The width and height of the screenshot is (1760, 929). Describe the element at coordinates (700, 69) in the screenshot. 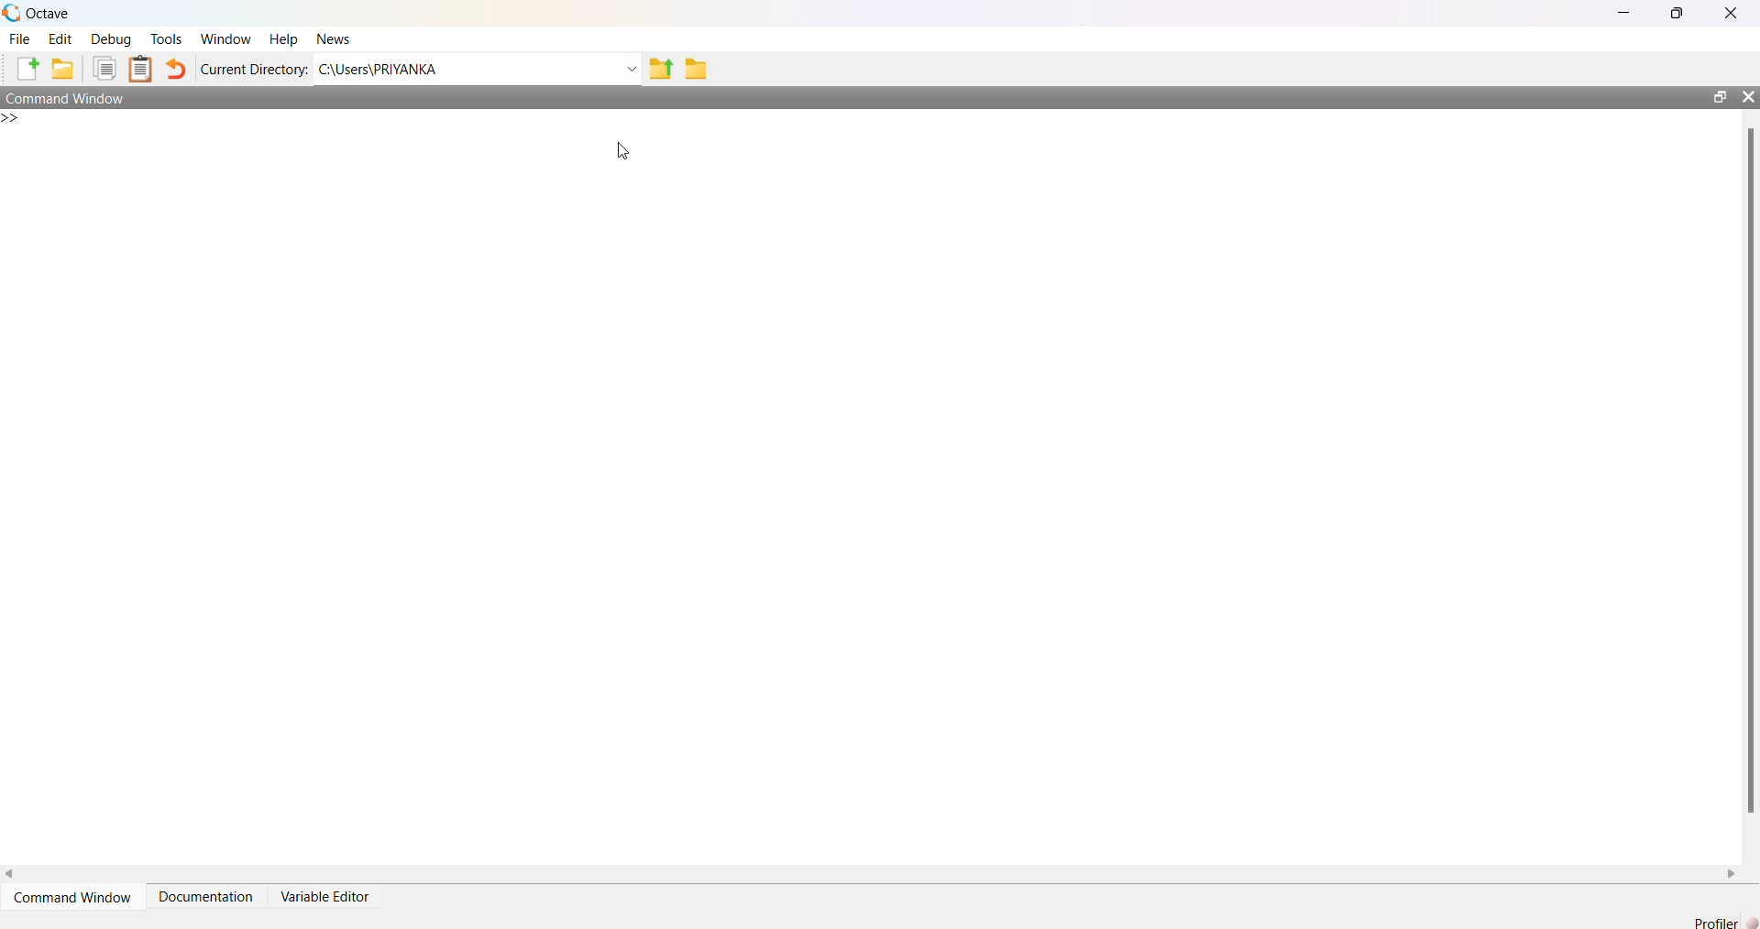

I see `save` at that location.